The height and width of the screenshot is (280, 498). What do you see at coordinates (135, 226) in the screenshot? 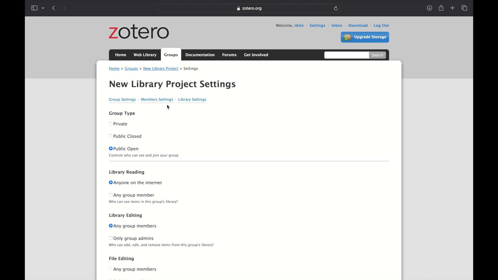
I see `any group members radio button` at bounding box center [135, 226].